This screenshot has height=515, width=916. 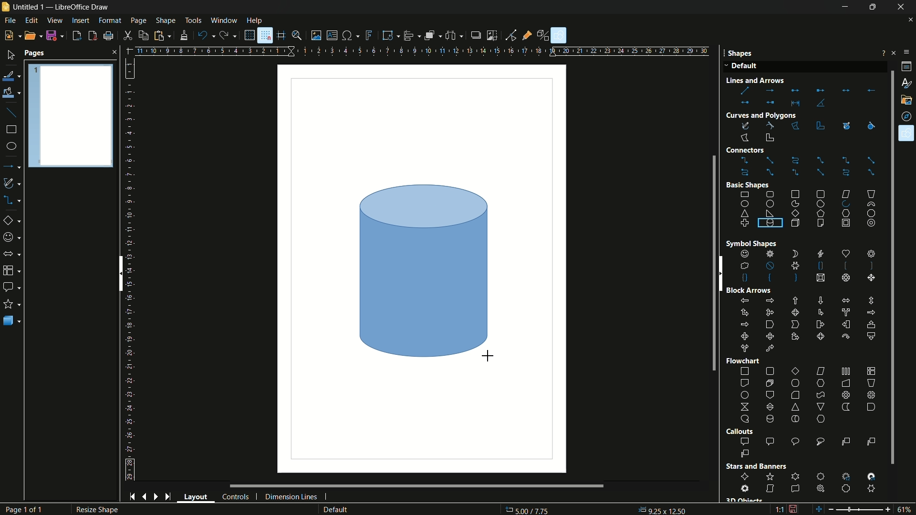 What do you see at coordinates (112, 52) in the screenshot?
I see `close` at bounding box center [112, 52].